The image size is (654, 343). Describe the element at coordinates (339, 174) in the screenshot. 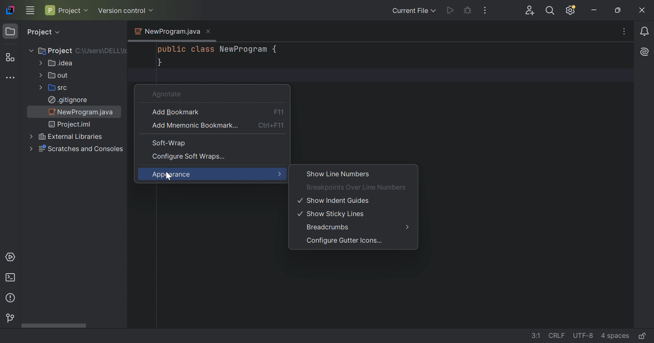

I see `Show Line Numbers` at that location.